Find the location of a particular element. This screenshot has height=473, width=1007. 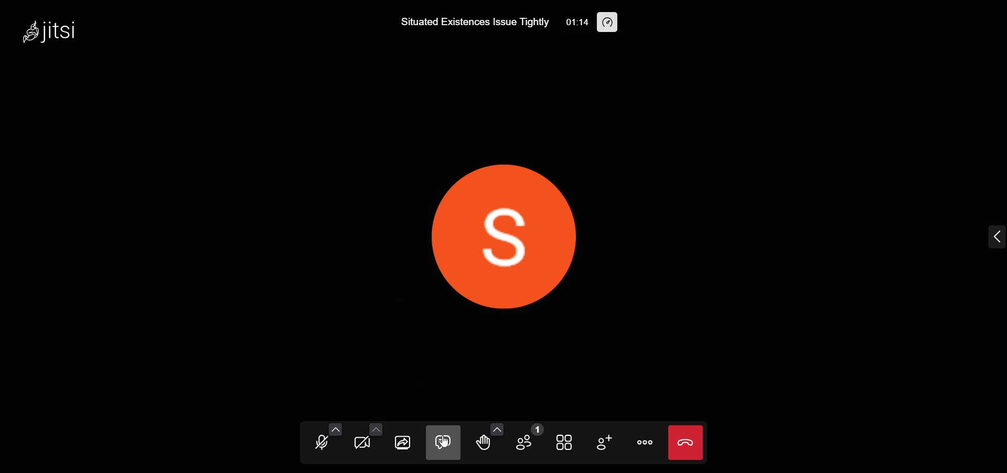

leave meeting is located at coordinates (685, 441).